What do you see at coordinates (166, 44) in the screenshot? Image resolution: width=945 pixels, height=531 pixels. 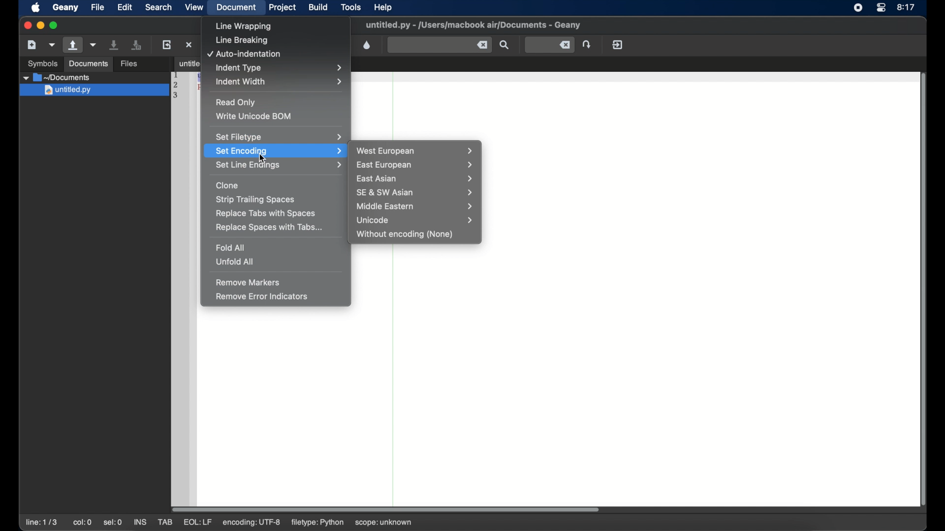 I see `reload the current file from disk` at bounding box center [166, 44].